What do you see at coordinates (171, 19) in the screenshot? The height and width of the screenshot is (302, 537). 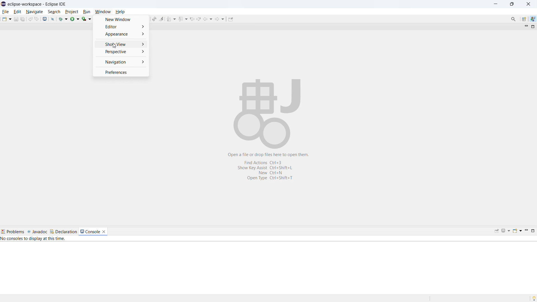 I see `next annotation` at bounding box center [171, 19].